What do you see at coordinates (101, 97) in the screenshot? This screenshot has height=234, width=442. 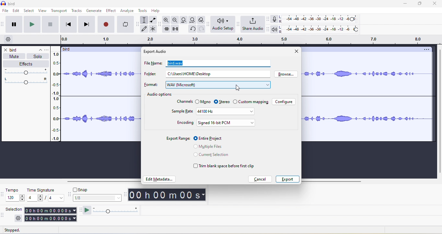 I see `audio track` at bounding box center [101, 97].